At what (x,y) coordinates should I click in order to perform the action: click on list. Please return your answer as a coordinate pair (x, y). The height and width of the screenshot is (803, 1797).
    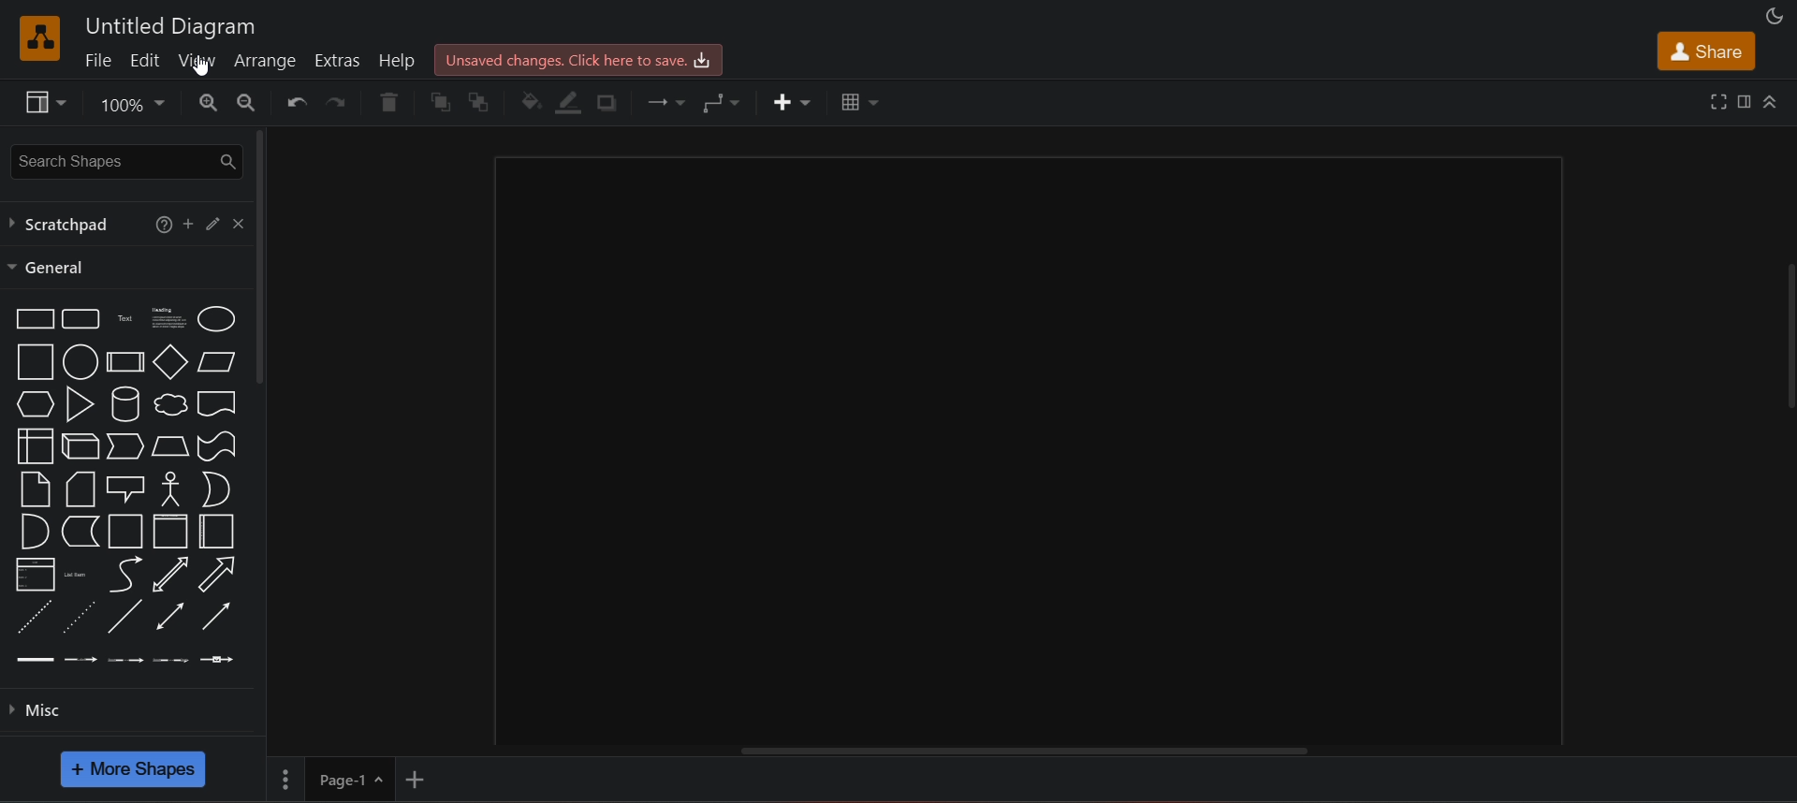
    Looking at the image, I should click on (35, 574).